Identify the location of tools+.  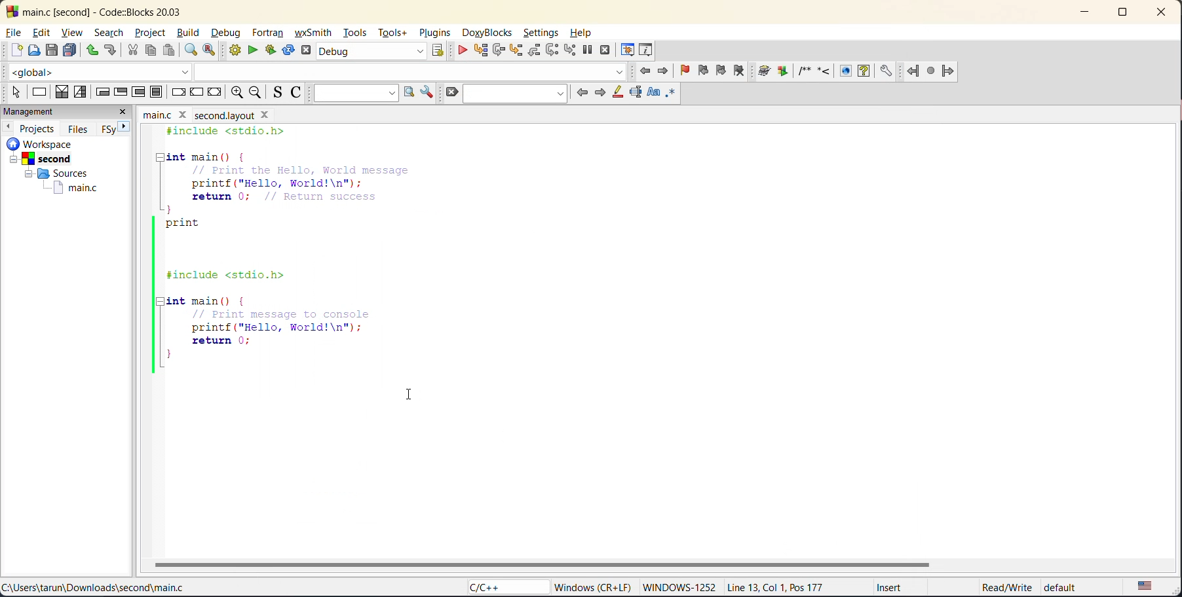
(394, 33).